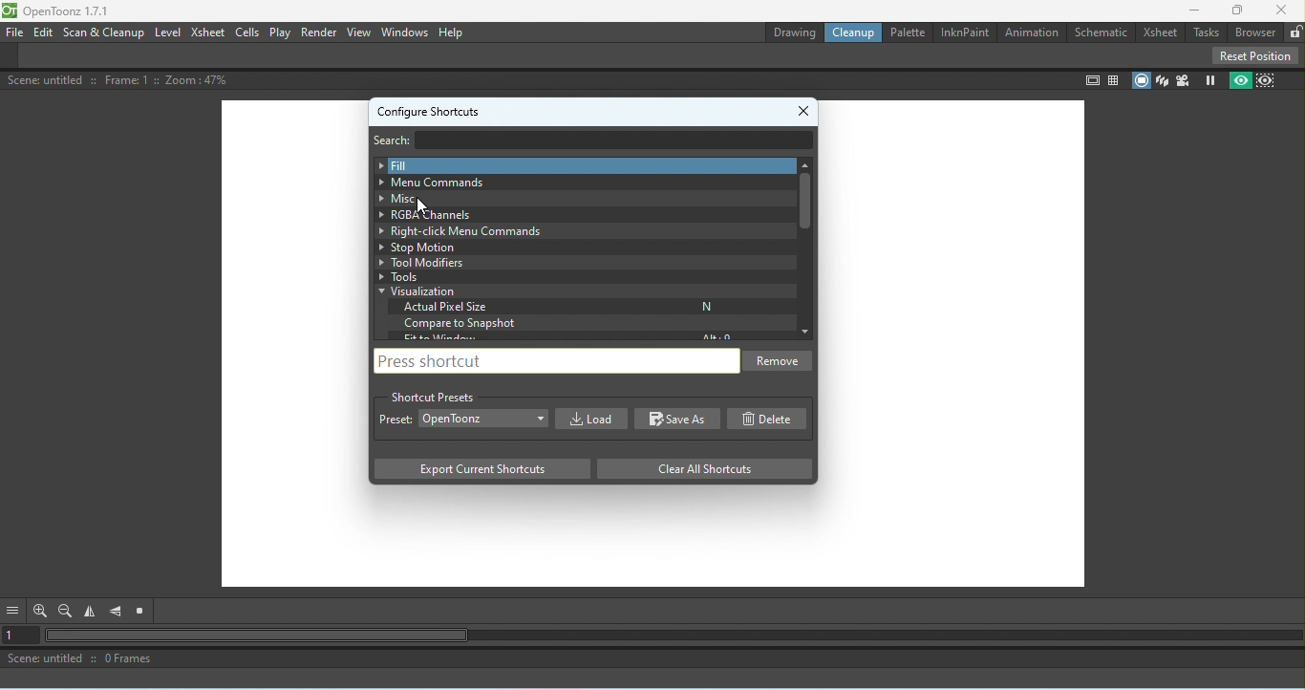  What do you see at coordinates (1099, 32) in the screenshot?
I see `Schematic` at bounding box center [1099, 32].